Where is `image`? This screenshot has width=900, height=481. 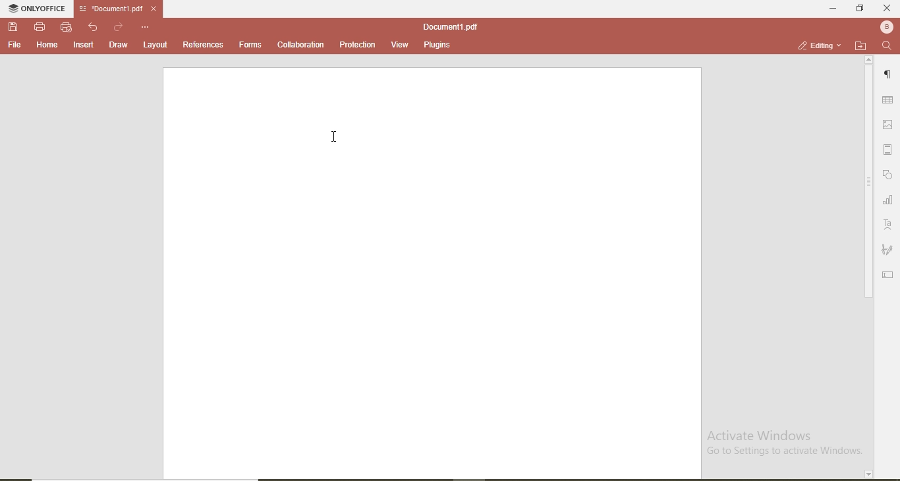 image is located at coordinates (889, 126).